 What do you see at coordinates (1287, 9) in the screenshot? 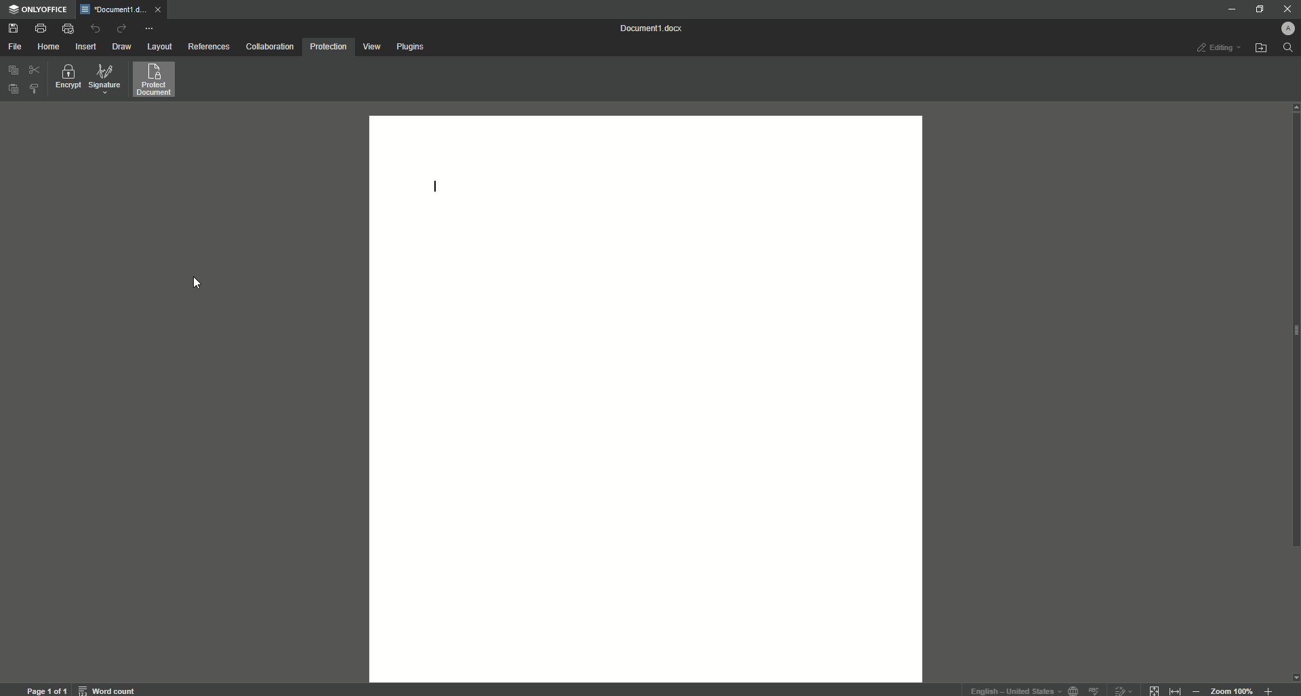
I see `Close` at bounding box center [1287, 9].